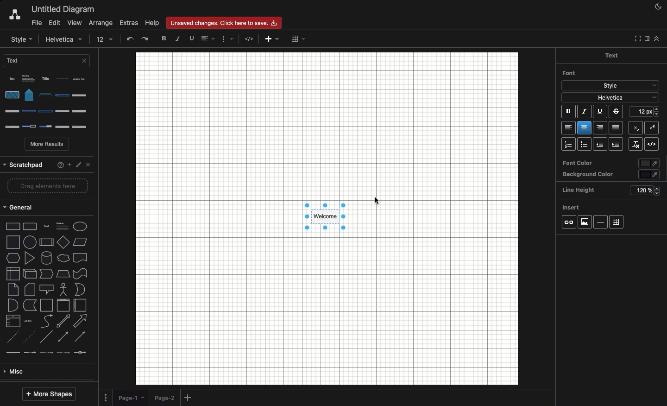 This screenshot has width=667, height=406. I want to click on File, so click(35, 23).